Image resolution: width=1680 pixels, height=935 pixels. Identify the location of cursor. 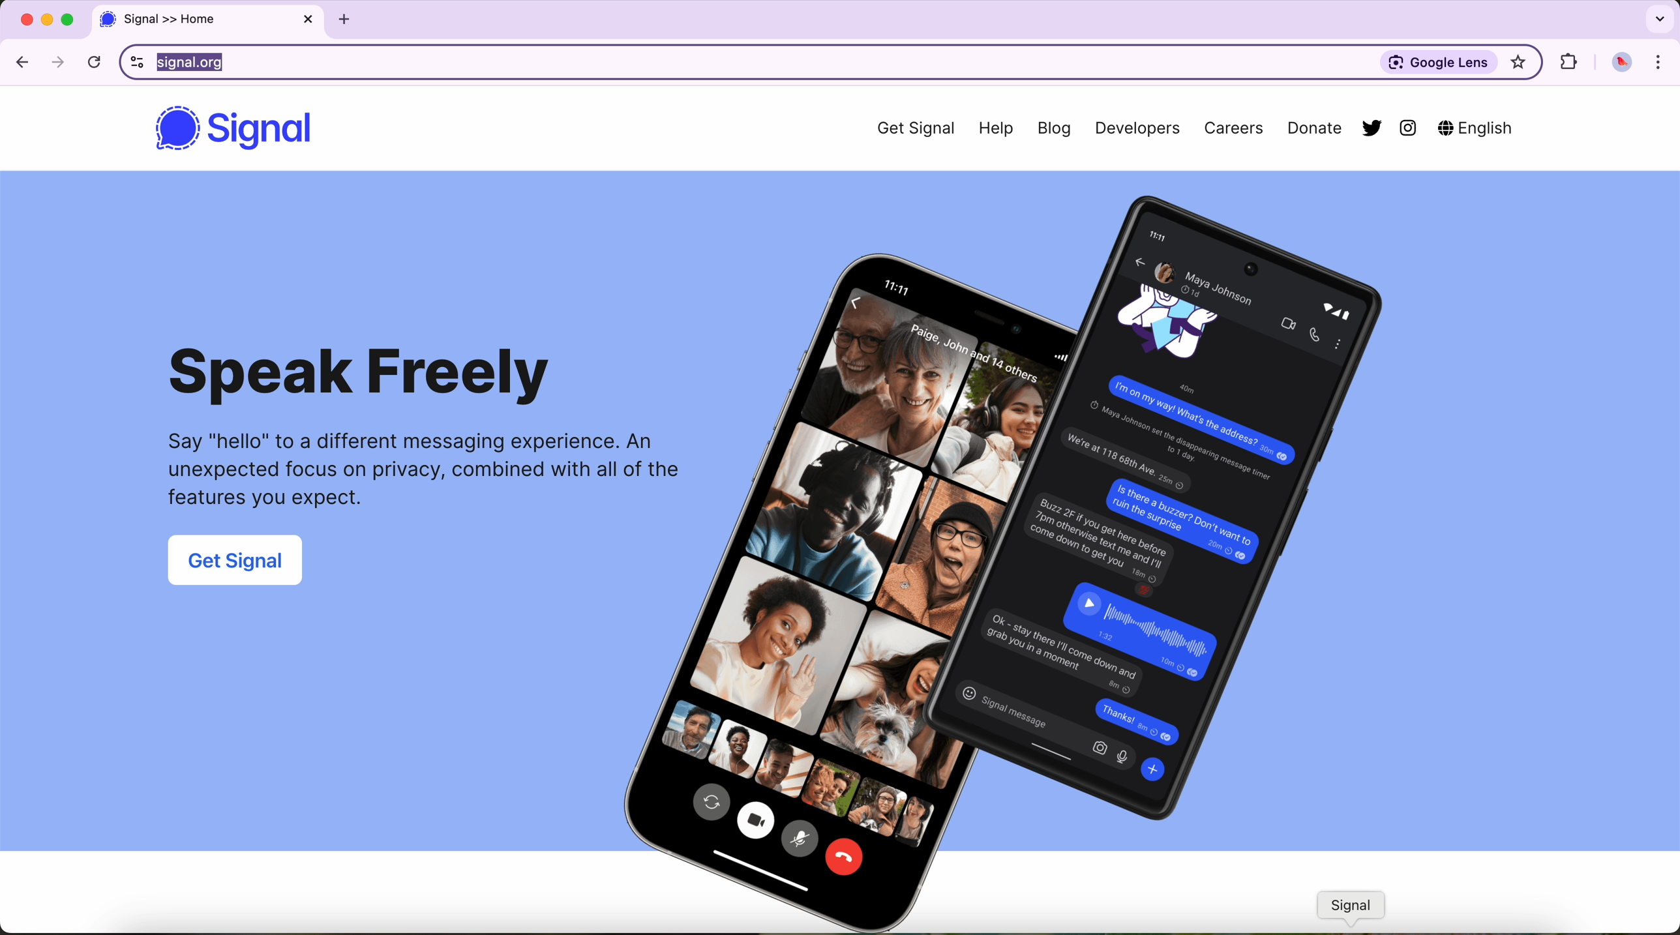
(224, 72).